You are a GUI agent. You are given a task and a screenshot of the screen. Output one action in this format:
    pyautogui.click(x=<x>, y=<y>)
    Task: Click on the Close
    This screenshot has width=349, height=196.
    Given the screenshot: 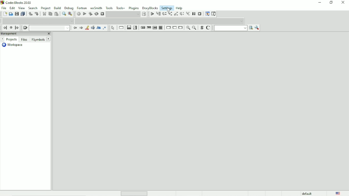 What is the action you would take?
    pyautogui.click(x=343, y=3)
    